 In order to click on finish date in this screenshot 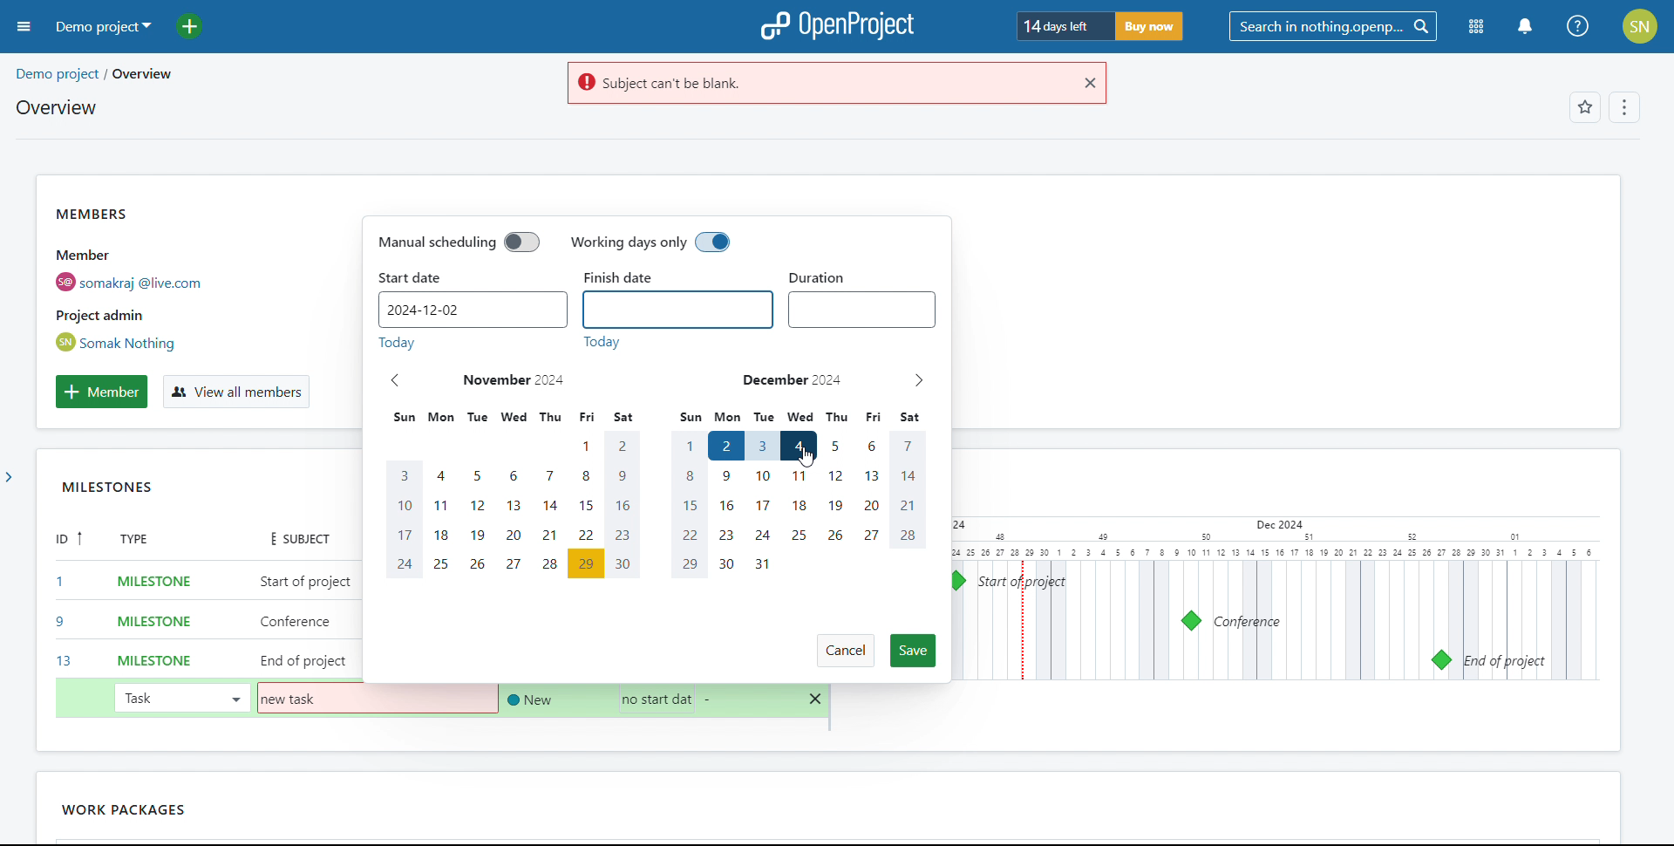, I will do `click(631, 277)`.